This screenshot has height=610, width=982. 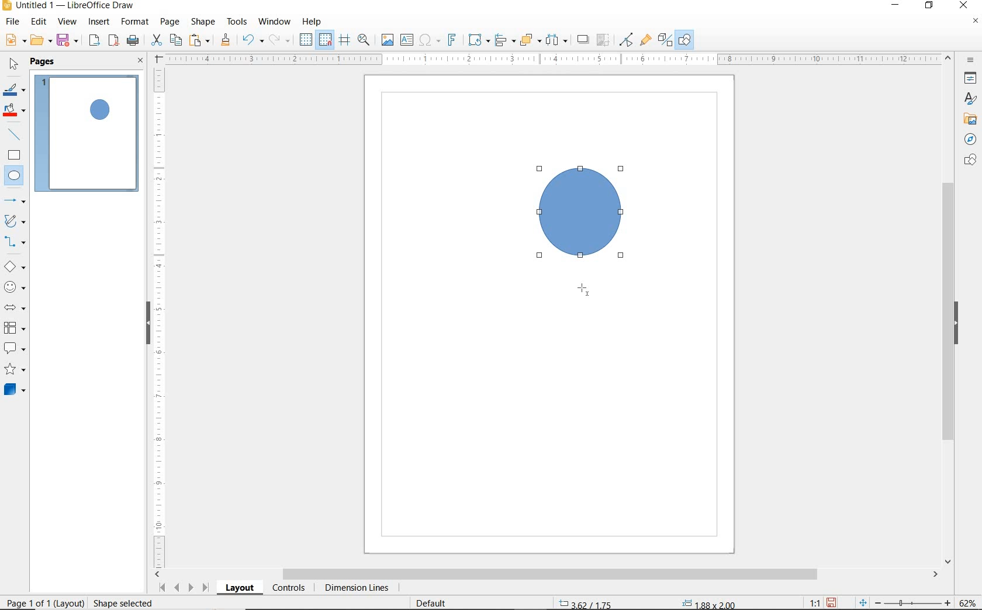 What do you see at coordinates (929, 6) in the screenshot?
I see `RESTORE DOWN` at bounding box center [929, 6].